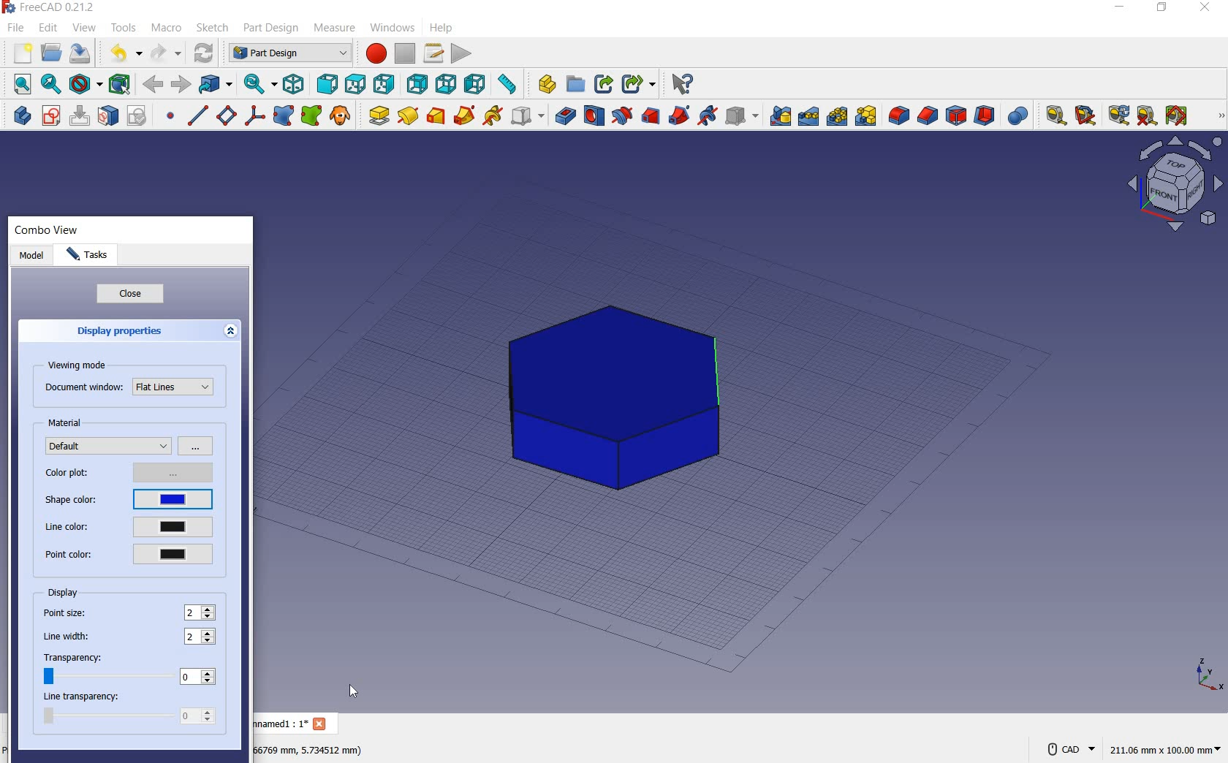 Image resolution: width=1228 pixels, height=763 pixels. What do you see at coordinates (181, 85) in the screenshot?
I see `forward` at bounding box center [181, 85].